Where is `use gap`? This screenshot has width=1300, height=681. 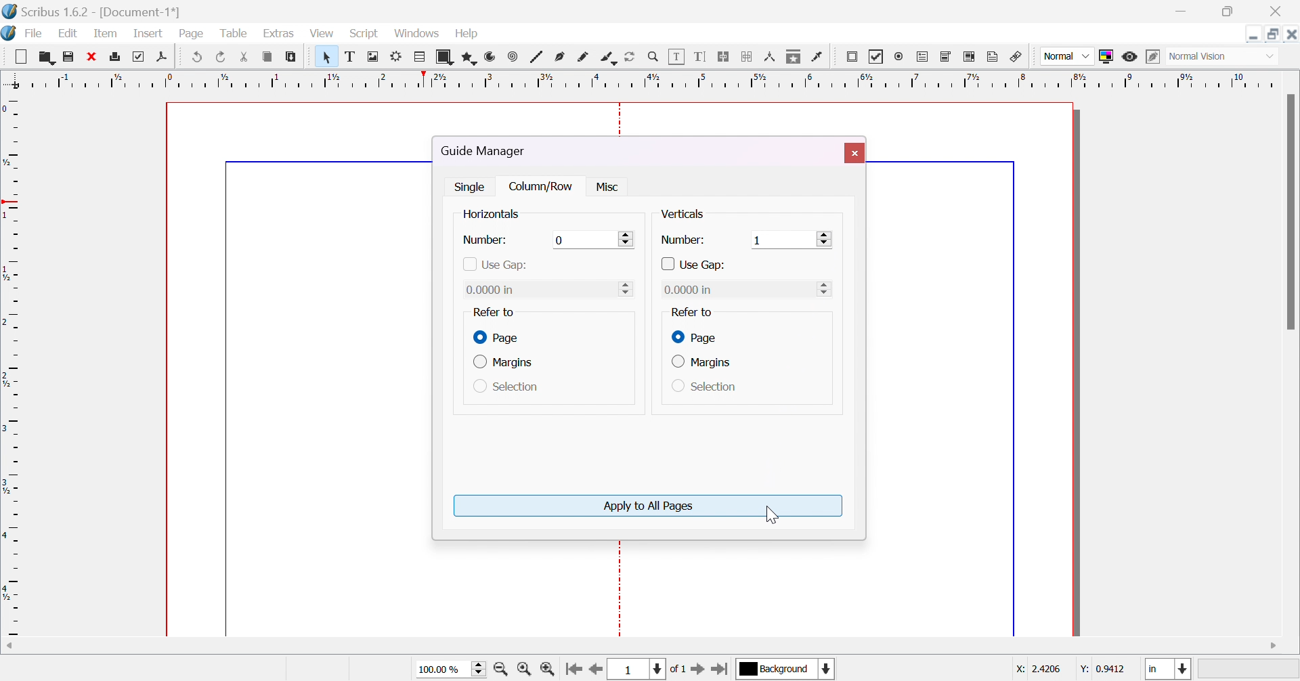 use gap is located at coordinates (494, 265).